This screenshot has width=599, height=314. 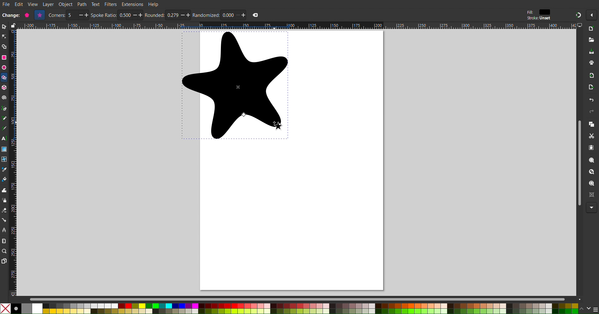 What do you see at coordinates (20, 4) in the screenshot?
I see `Edit` at bounding box center [20, 4].